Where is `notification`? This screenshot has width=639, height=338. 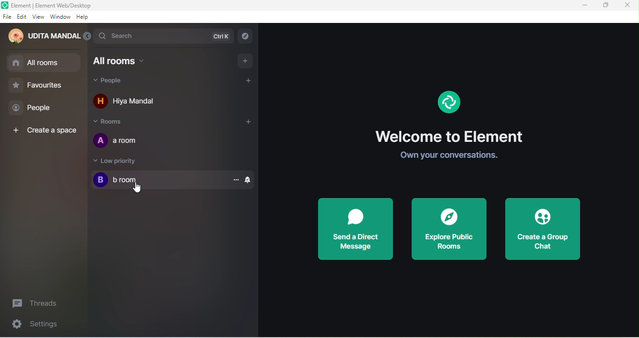 notification is located at coordinates (250, 180).